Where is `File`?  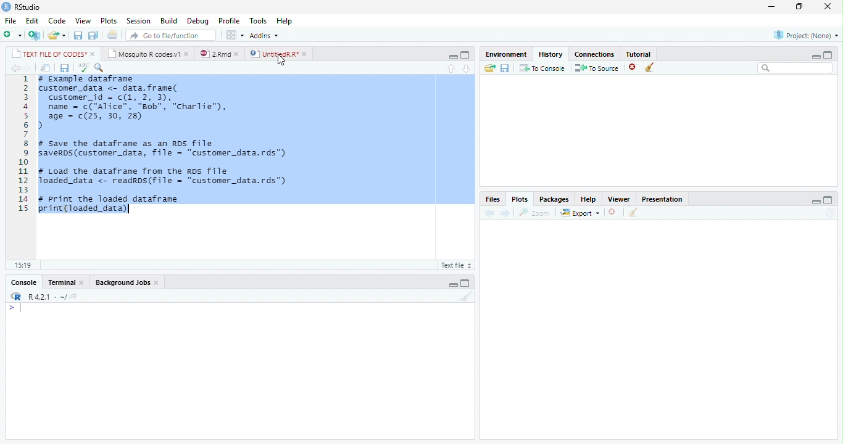 File is located at coordinates (10, 20).